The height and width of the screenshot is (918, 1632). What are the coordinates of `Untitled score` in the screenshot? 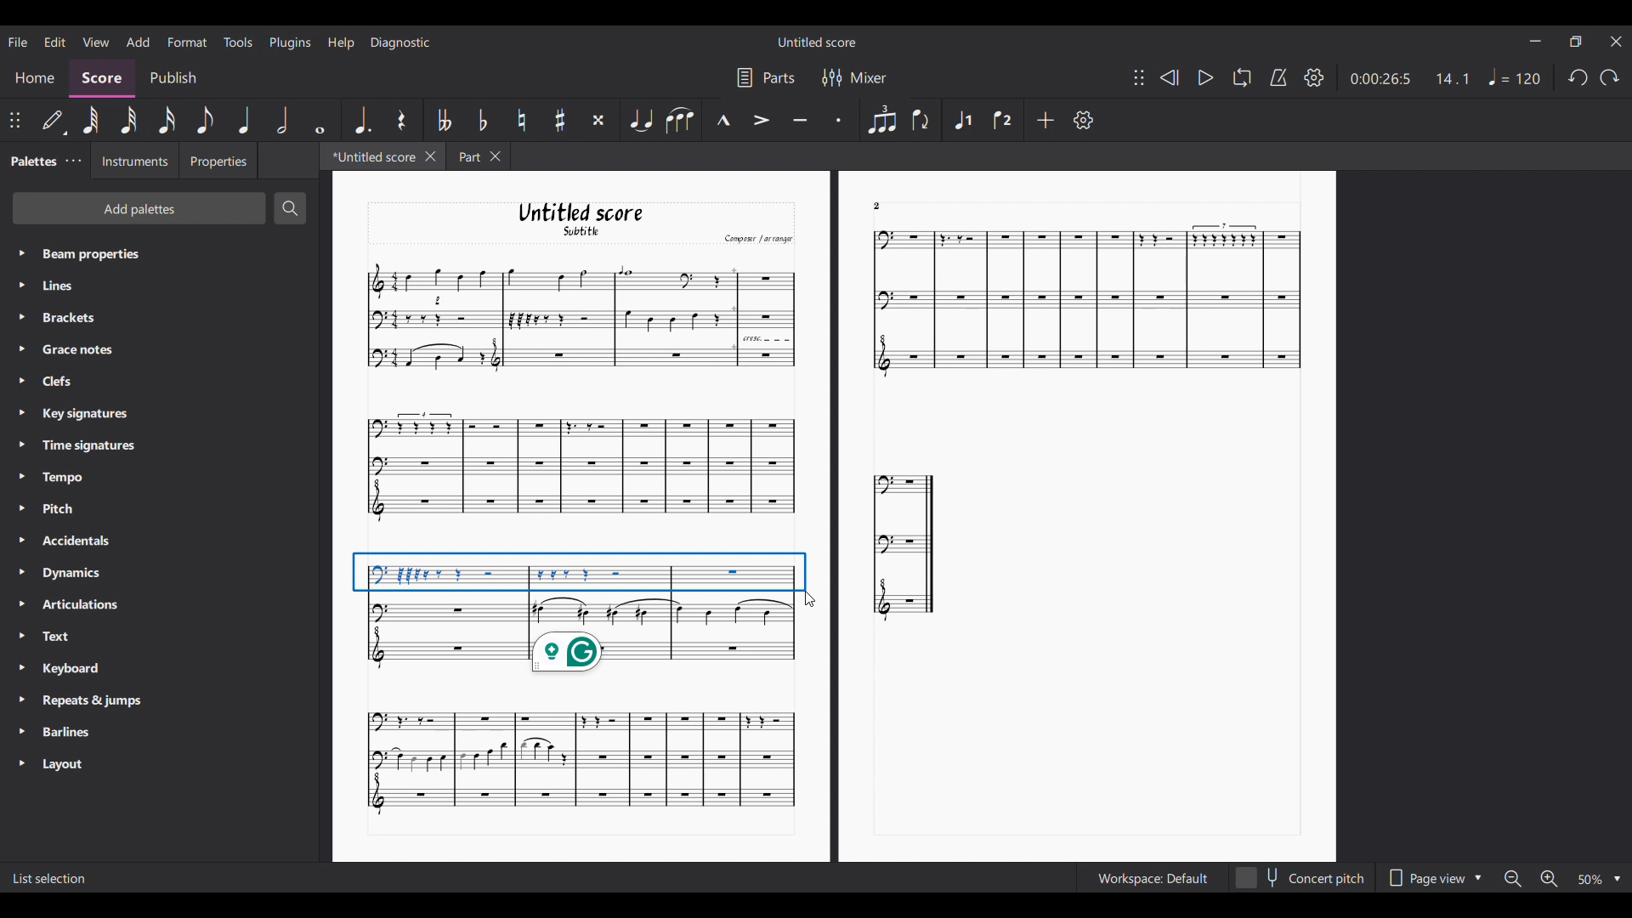 It's located at (817, 42).